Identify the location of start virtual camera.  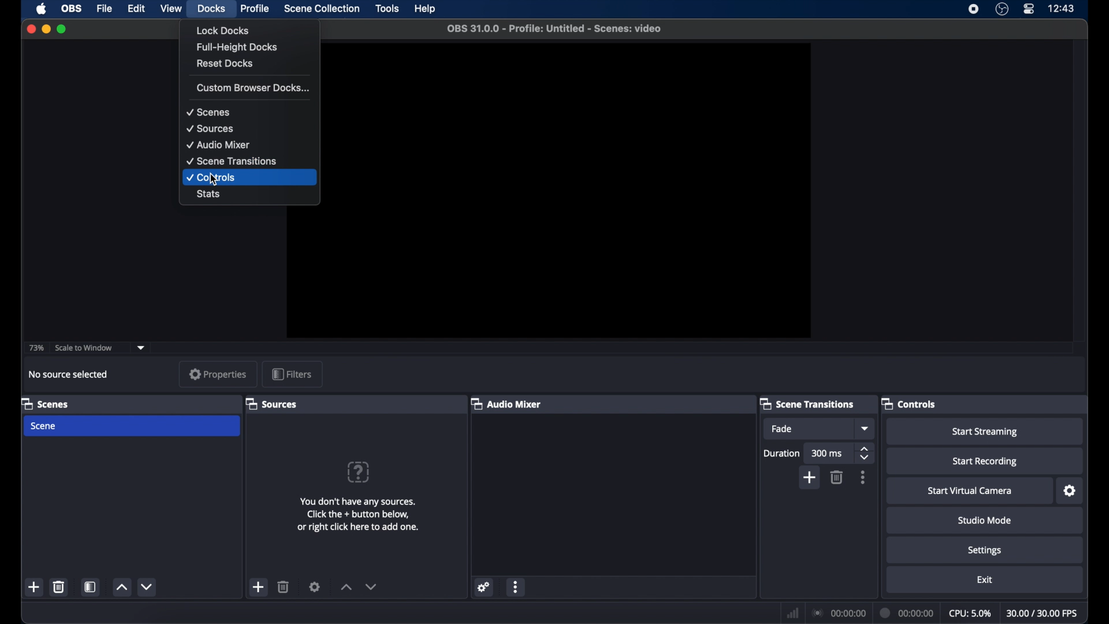
(973, 491).